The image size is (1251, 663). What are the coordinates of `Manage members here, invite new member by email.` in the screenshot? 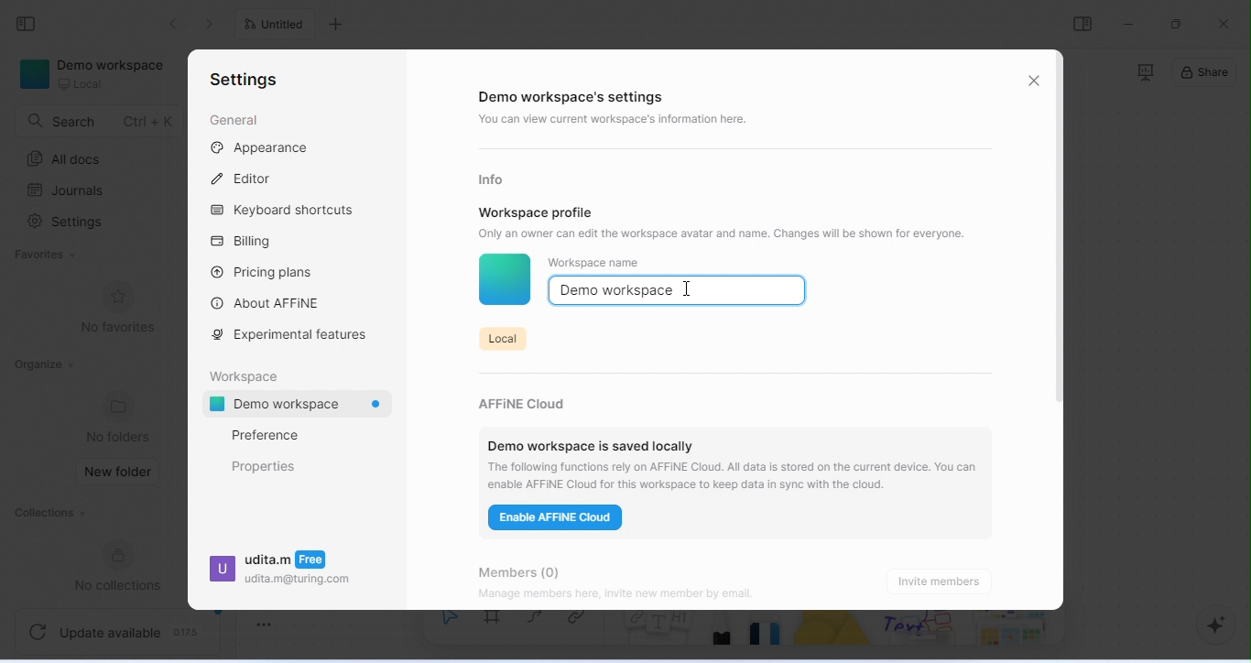 It's located at (654, 595).